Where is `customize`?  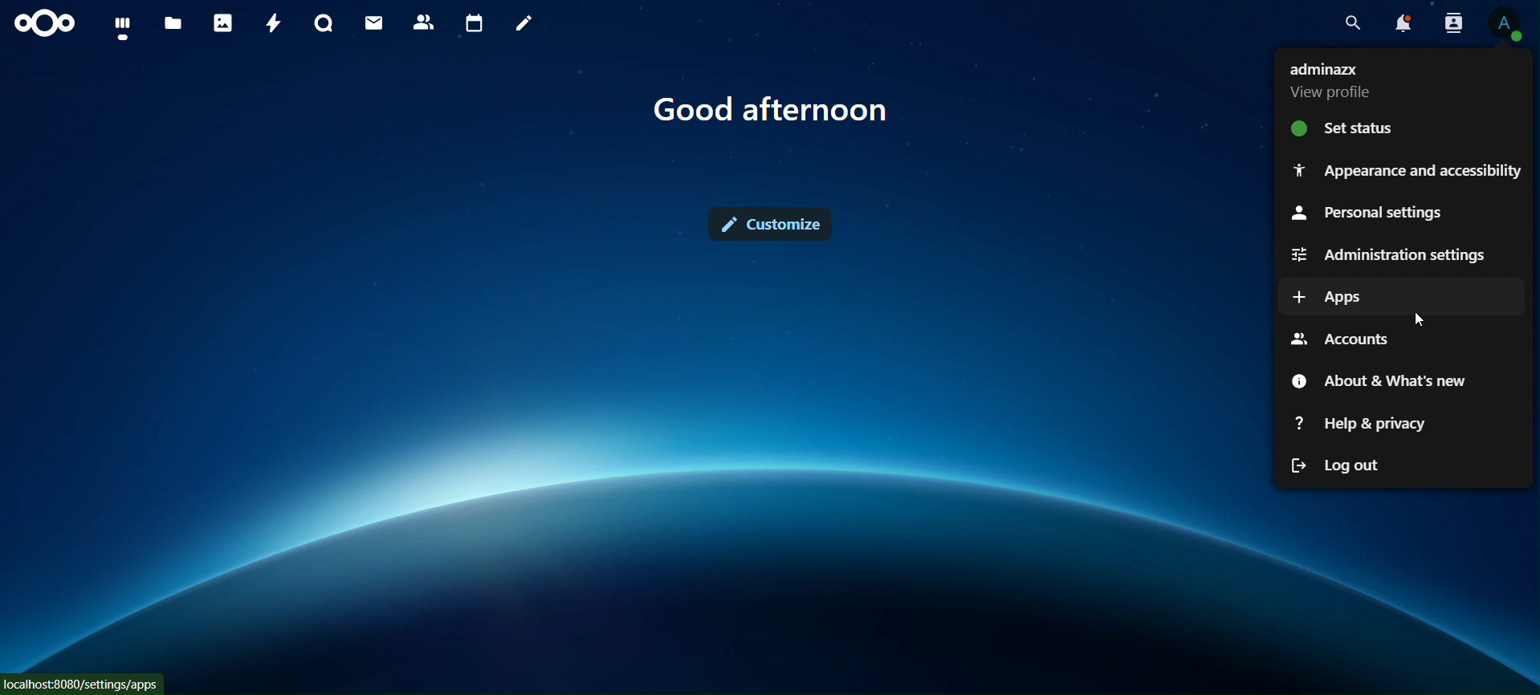
customize is located at coordinates (776, 221).